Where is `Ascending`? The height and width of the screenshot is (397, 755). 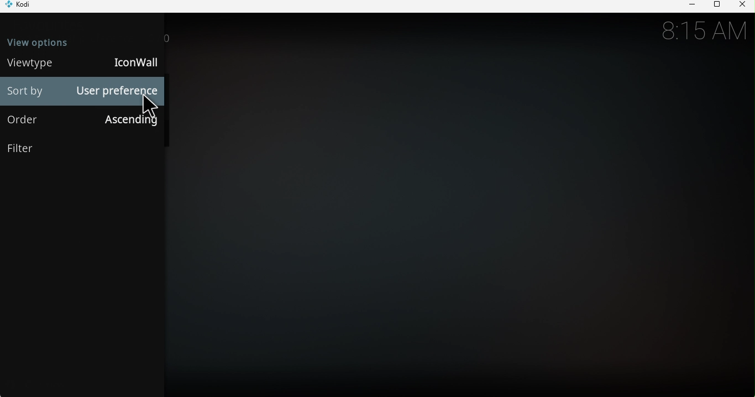 Ascending is located at coordinates (130, 121).